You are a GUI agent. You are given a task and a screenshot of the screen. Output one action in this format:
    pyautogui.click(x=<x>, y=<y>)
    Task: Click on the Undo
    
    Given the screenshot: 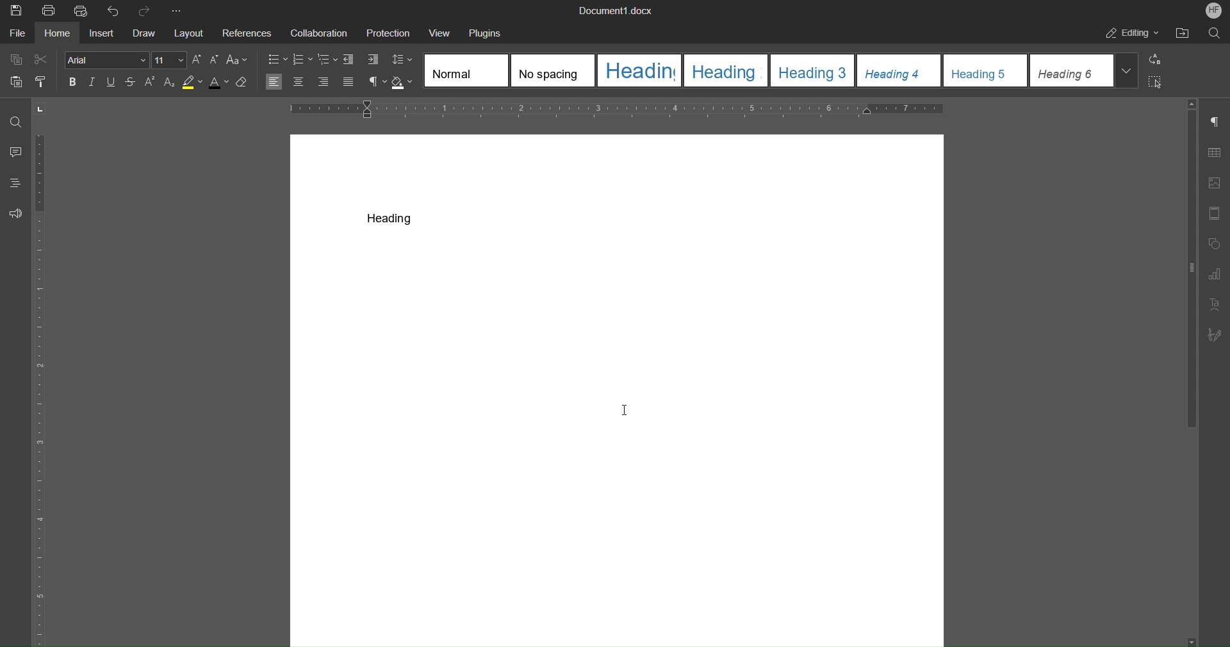 What is the action you would take?
    pyautogui.click(x=114, y=10)
    